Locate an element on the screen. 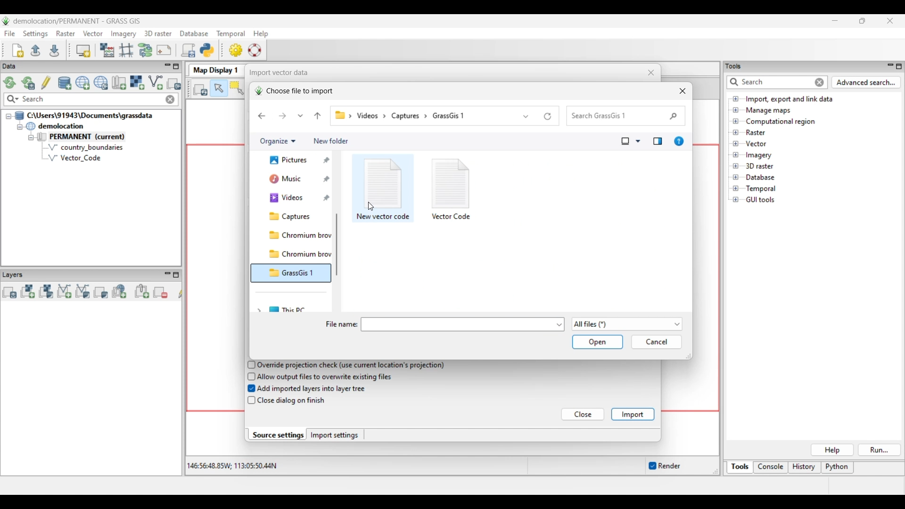 The image size is (905, 509). Create new map set in current project is located at coordinates (119, 82).